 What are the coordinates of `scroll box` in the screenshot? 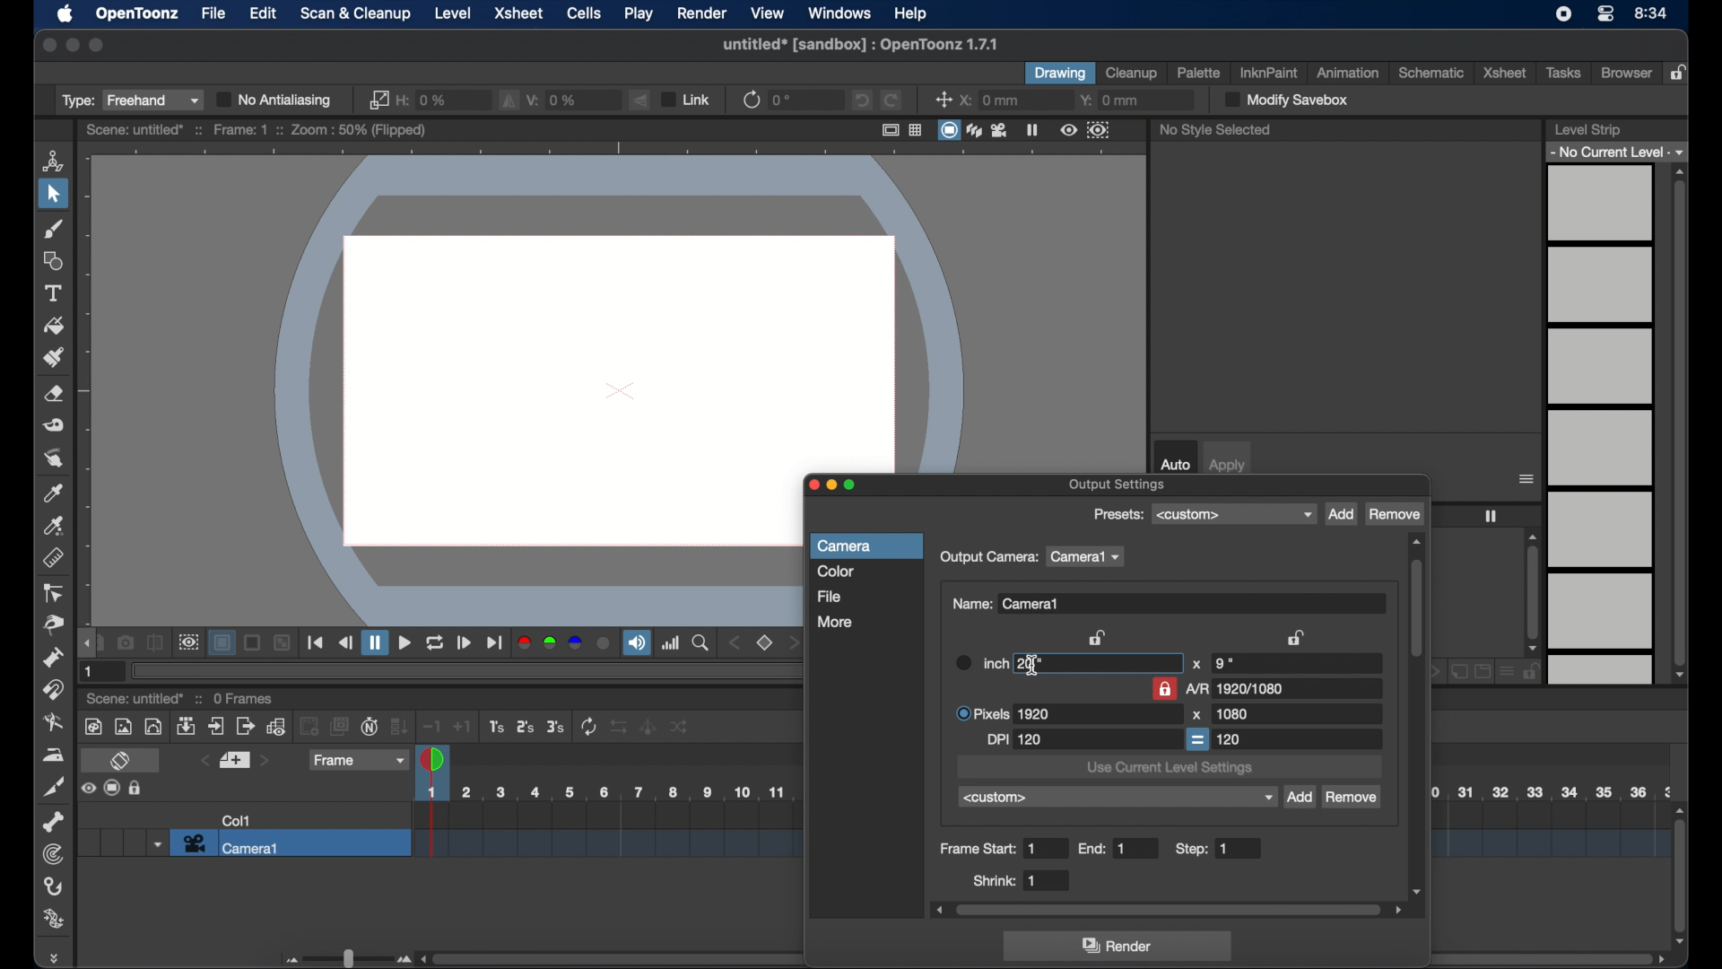 It's located at (1681, 874).